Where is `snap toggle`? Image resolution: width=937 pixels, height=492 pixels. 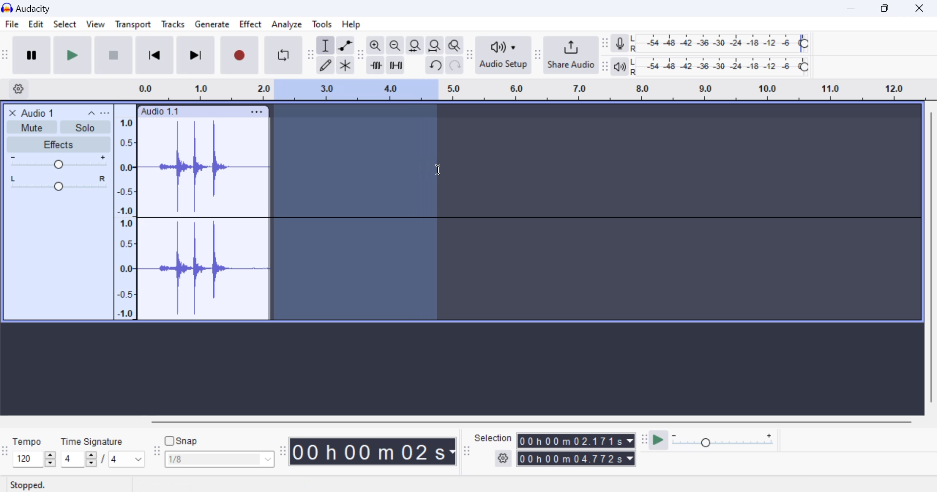 snap toggle is located at coordinates (186, 441).